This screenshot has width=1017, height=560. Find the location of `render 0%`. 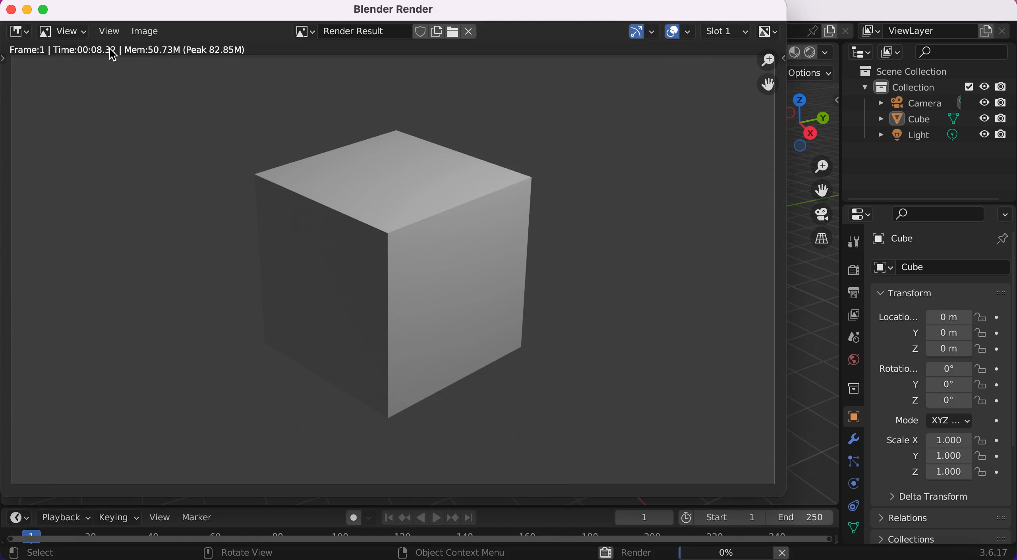

render 0% is located at coordinates (700, 553).